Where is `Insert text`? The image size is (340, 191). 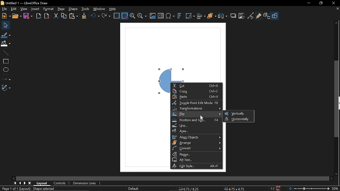
Insert text is located at coordinates (161, 16).